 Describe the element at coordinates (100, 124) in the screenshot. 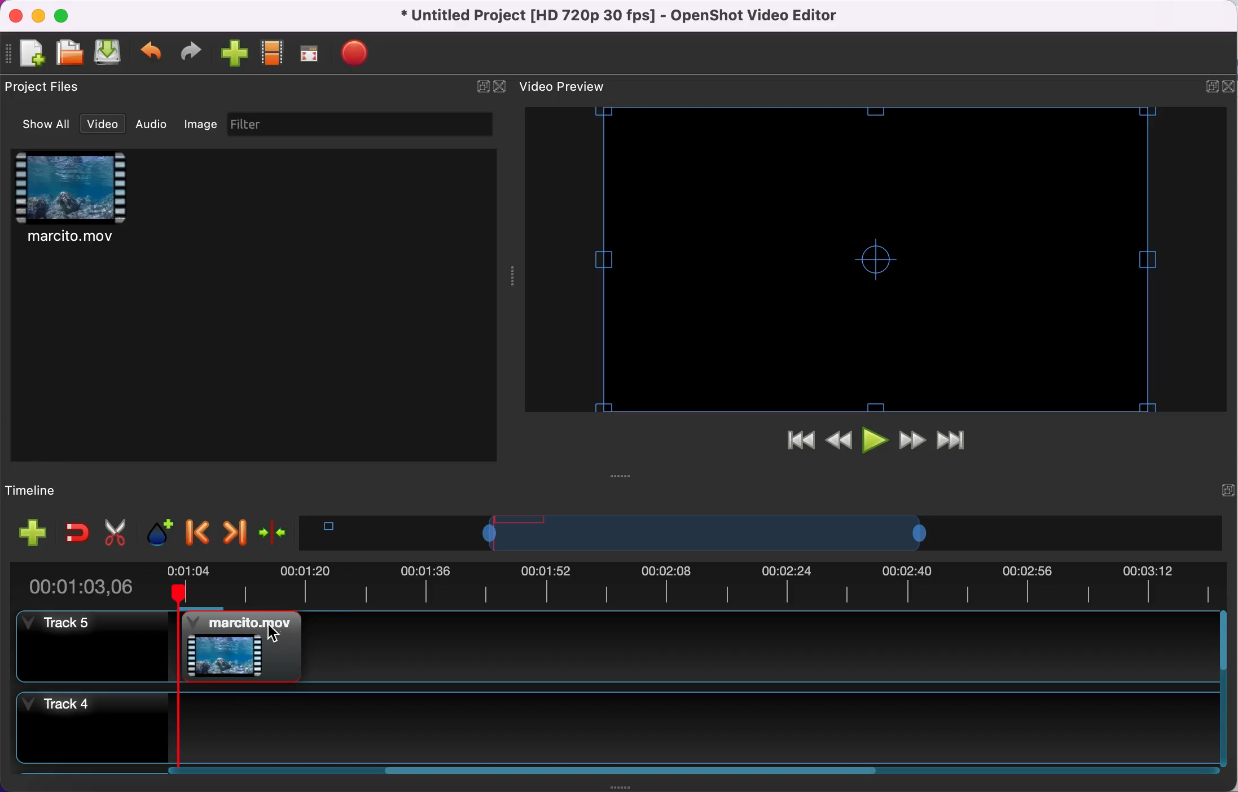

I see `video` at that location.